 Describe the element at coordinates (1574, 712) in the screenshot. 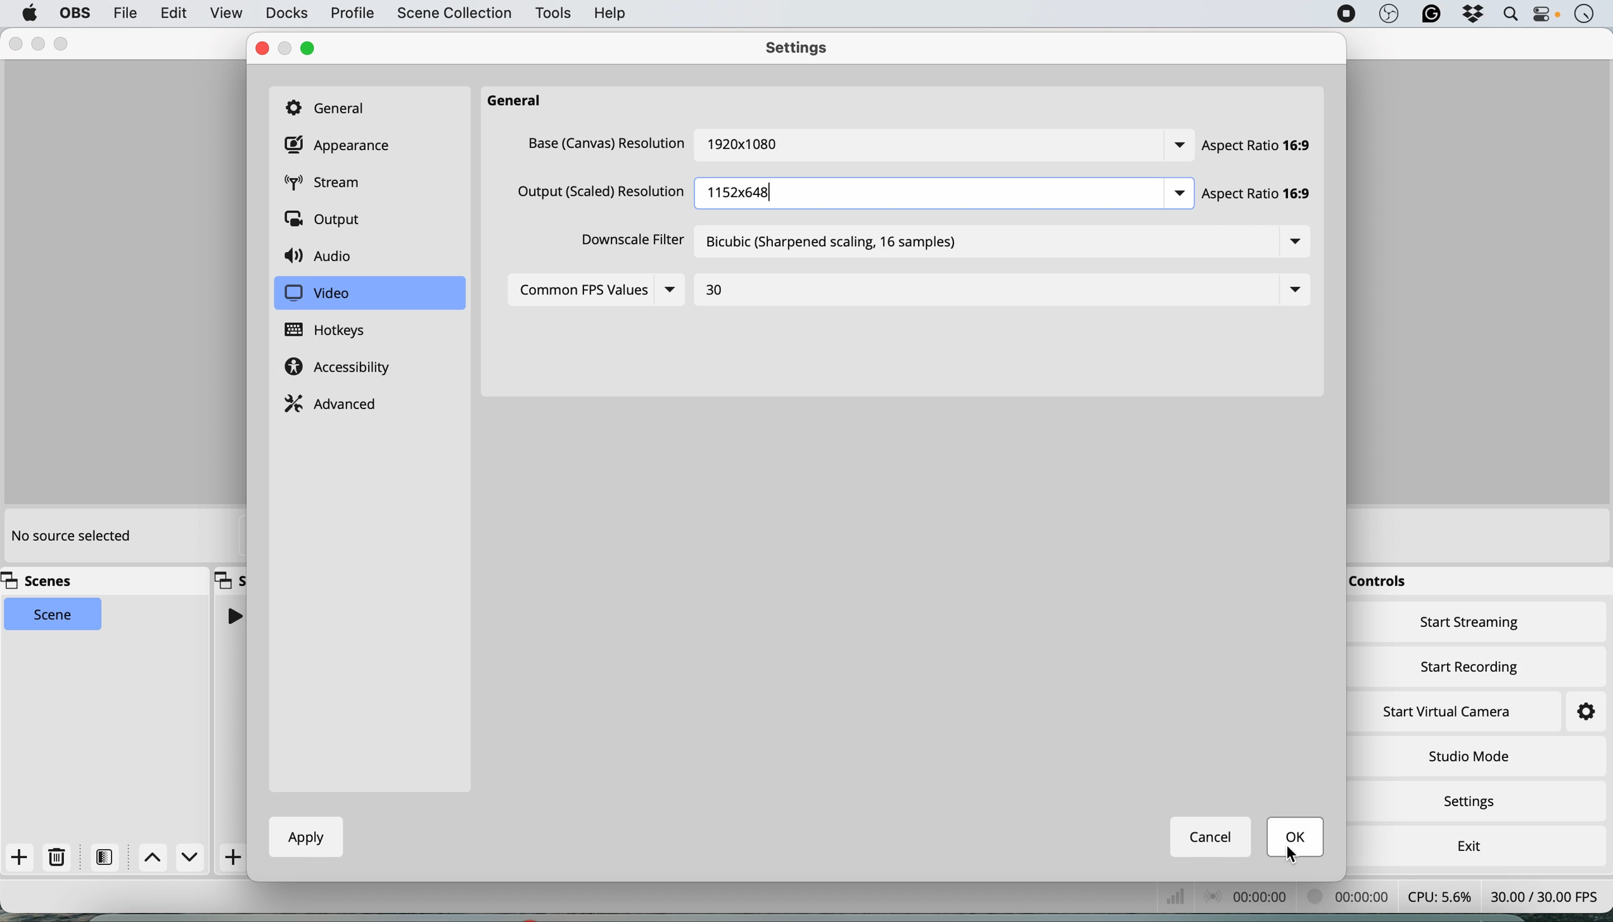

I see `settings` at that location.